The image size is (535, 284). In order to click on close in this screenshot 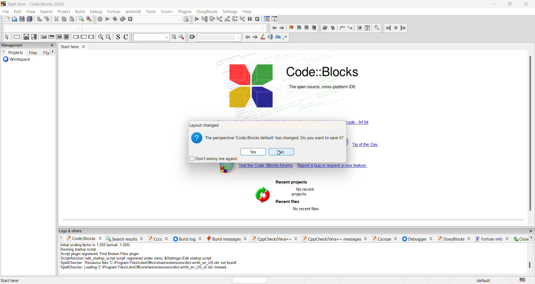, I will do `click(519, 239)`.